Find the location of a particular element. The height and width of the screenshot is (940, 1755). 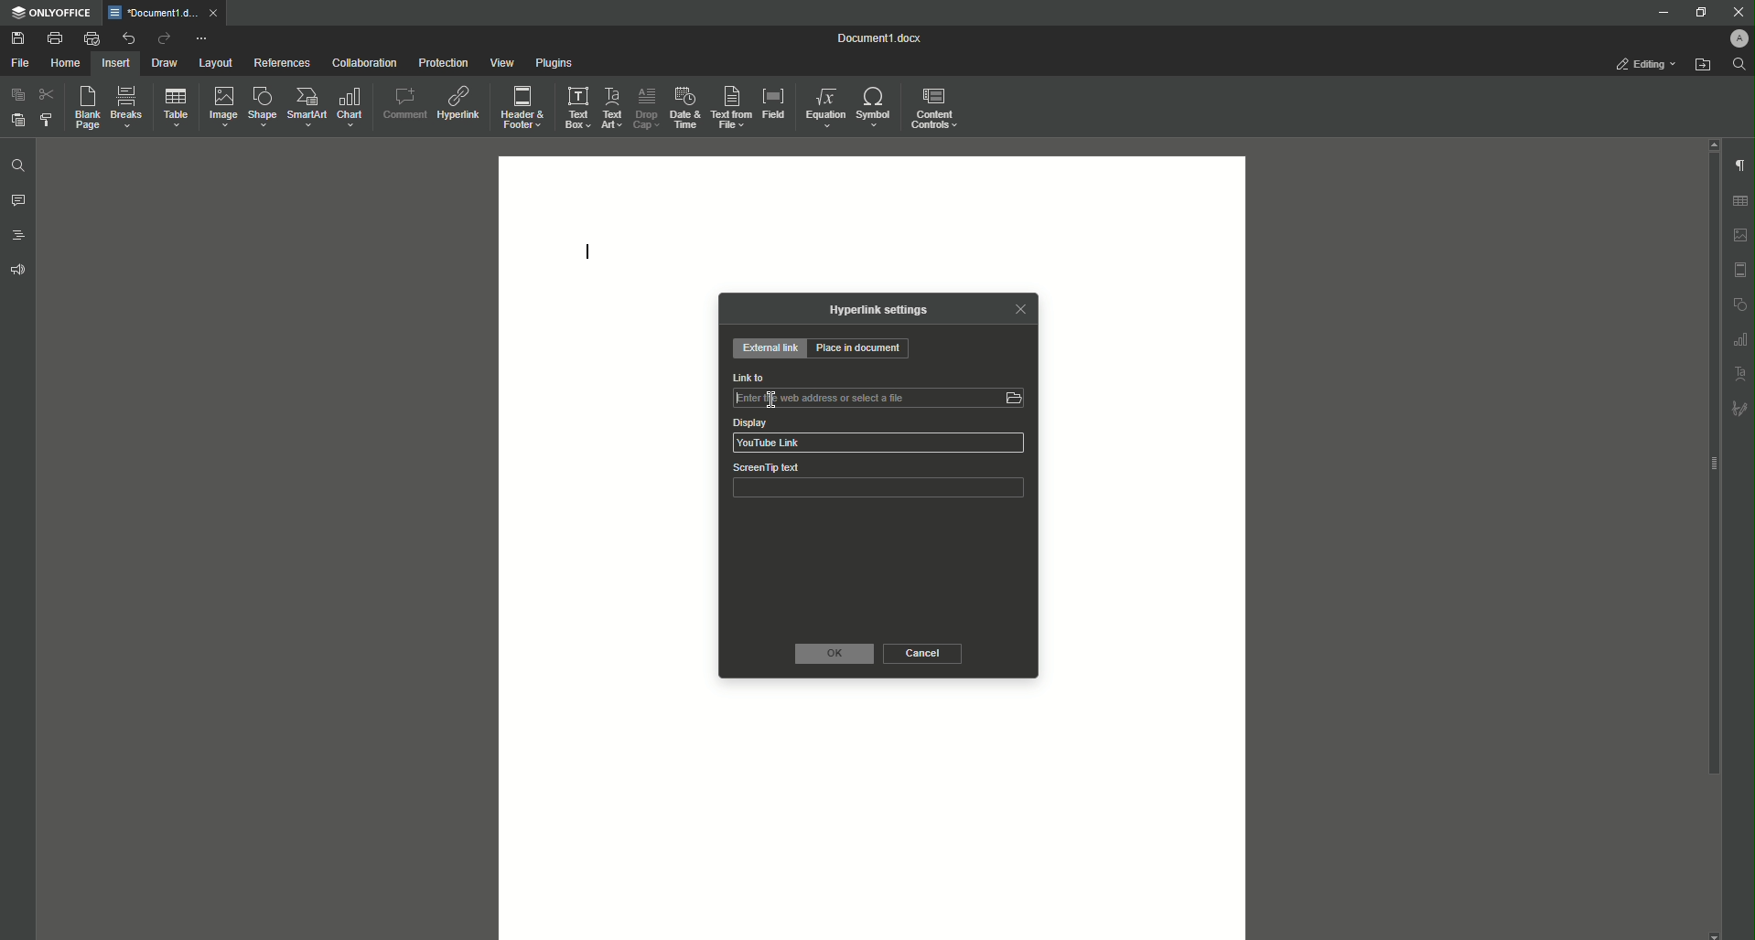

Hyperlink is located at coordinates (459, 106).